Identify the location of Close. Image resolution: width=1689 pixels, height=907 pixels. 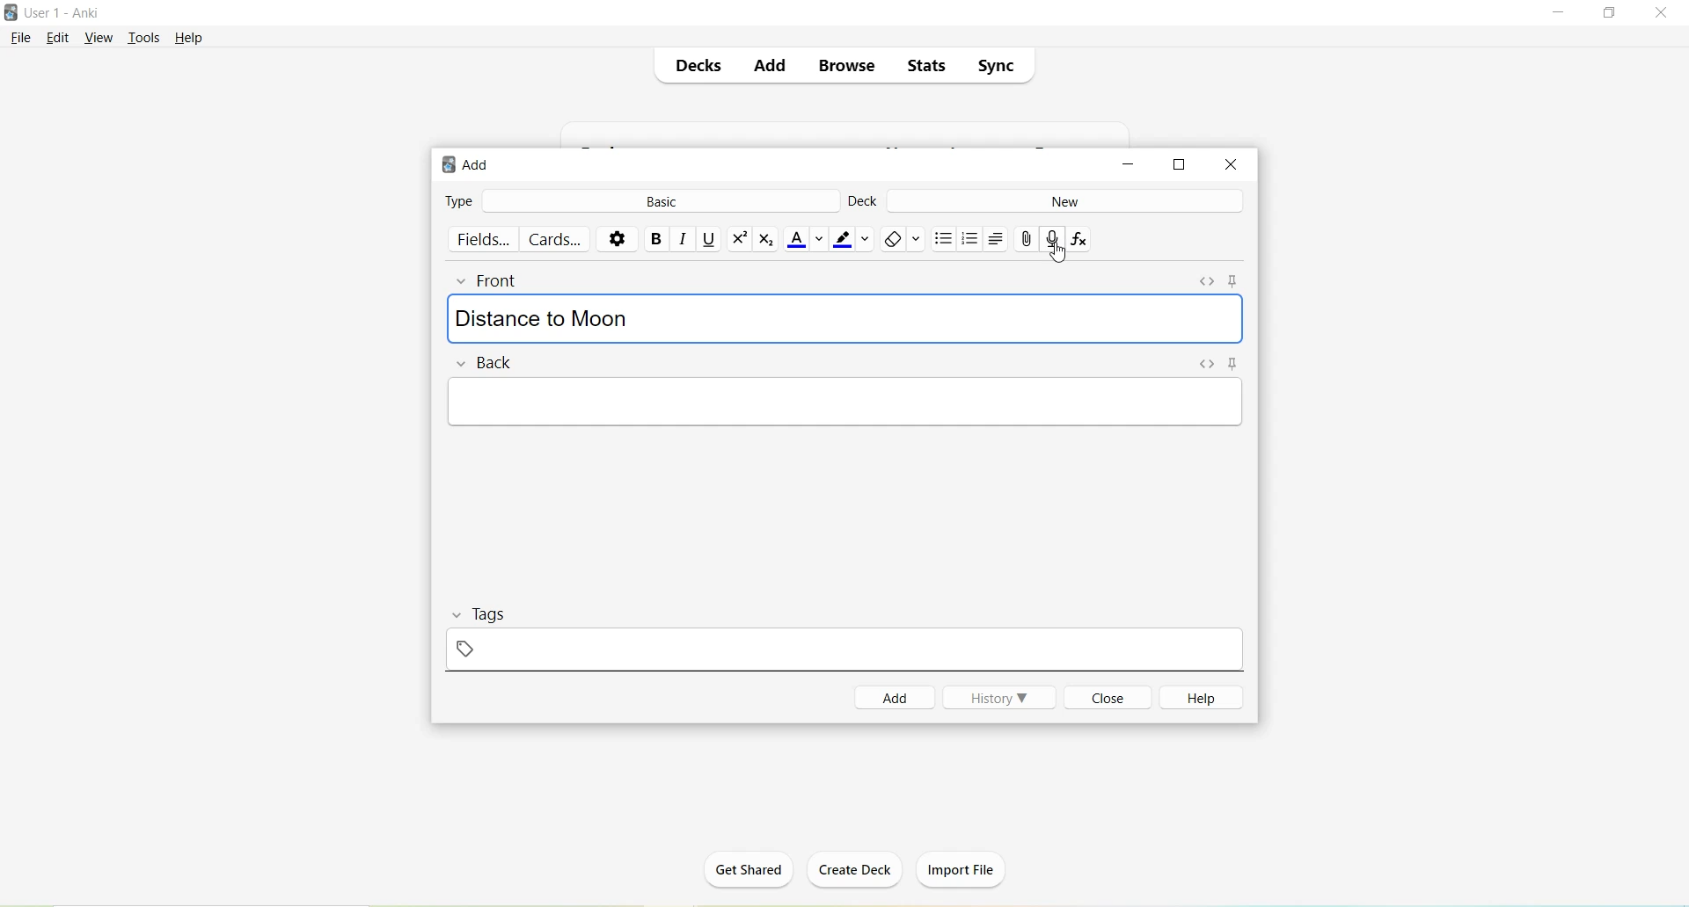
(1661, 13).